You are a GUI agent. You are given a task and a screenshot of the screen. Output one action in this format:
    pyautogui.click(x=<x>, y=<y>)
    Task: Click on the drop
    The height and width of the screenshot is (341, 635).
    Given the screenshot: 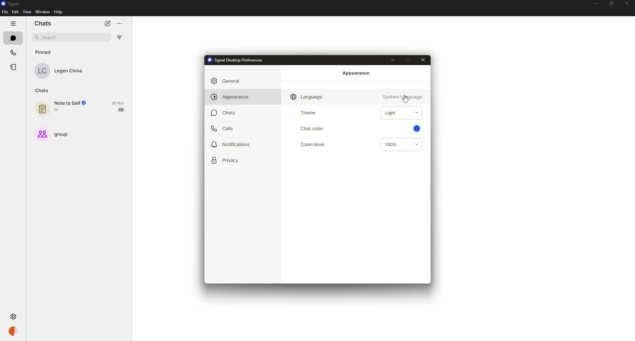 What is the action you would take?
    pyautogui.click(x=415, y=144)
    